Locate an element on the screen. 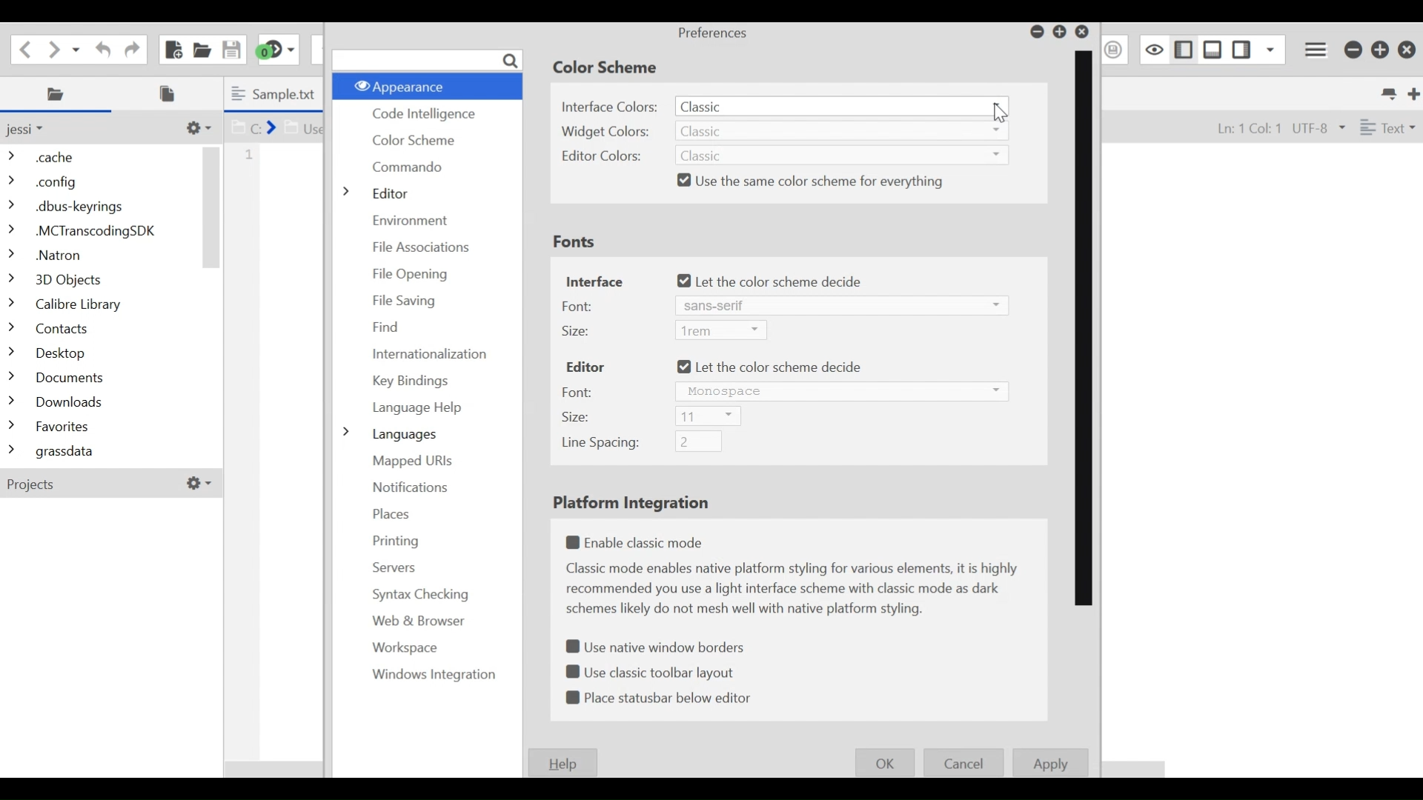  Close is located at coordinates (1085, 32).